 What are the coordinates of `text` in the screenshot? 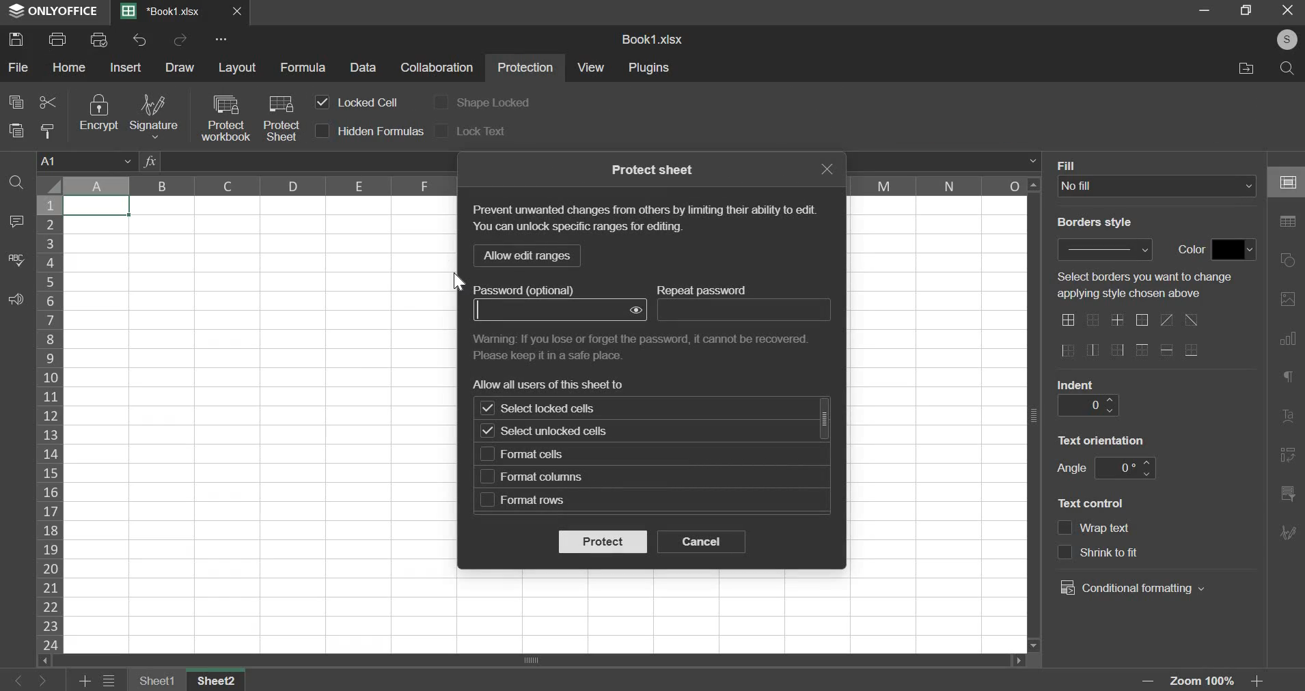 It's located at (644, 221).